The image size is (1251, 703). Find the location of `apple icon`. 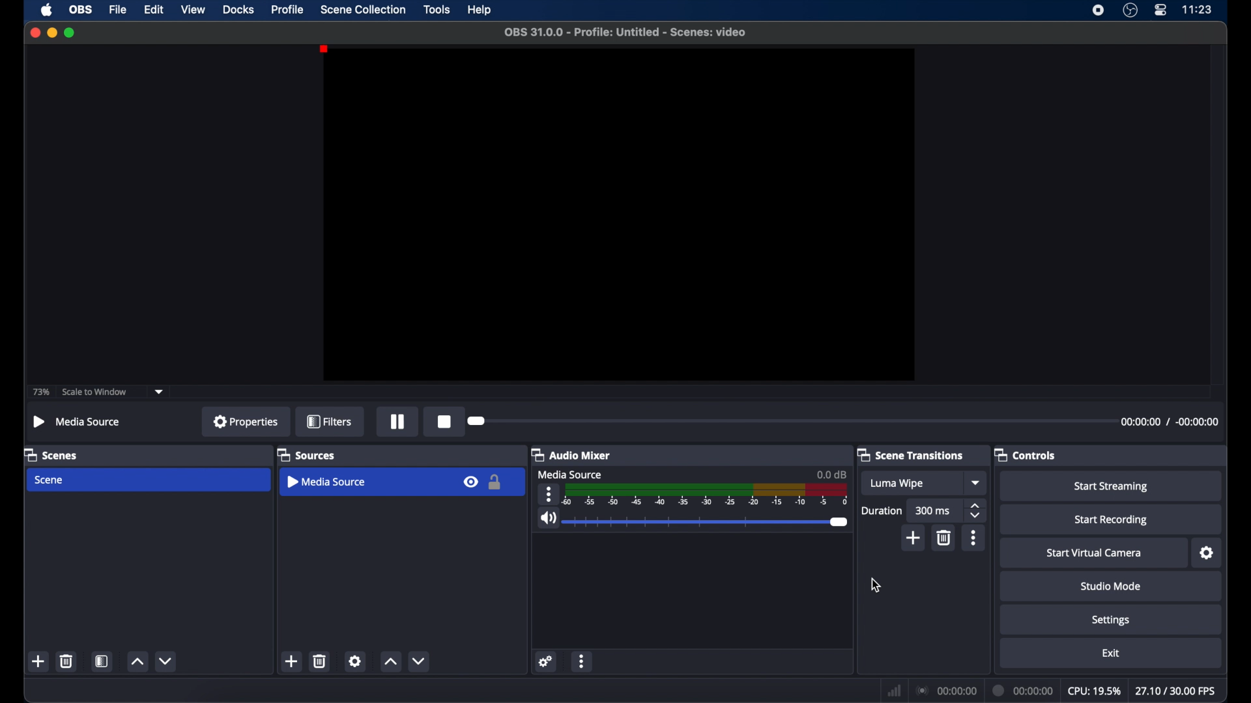

apple icon is located at coordinates (47, 10).